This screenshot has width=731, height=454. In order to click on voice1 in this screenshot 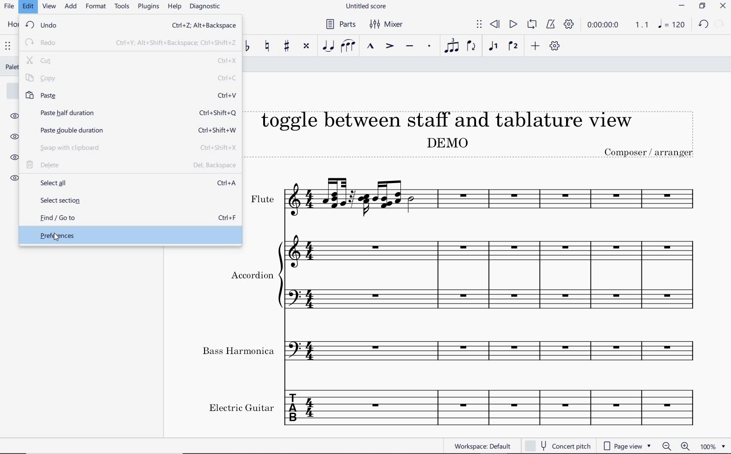, I will do `click(494, 47)`.